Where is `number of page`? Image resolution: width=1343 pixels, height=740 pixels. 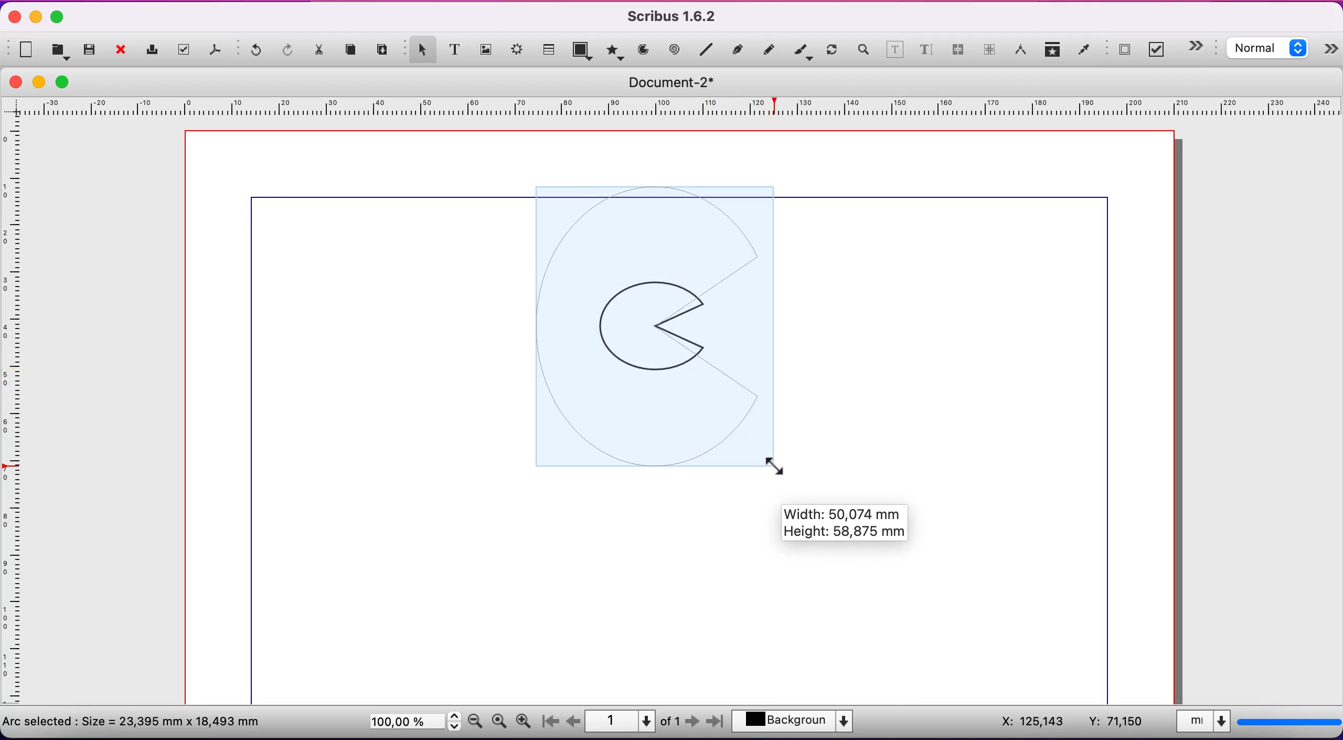
number of page is located at coordinates (634, 721).